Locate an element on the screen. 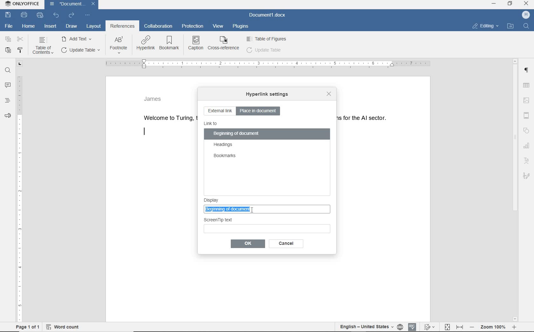  HYPERLINK is located at coordinates (145, 44).